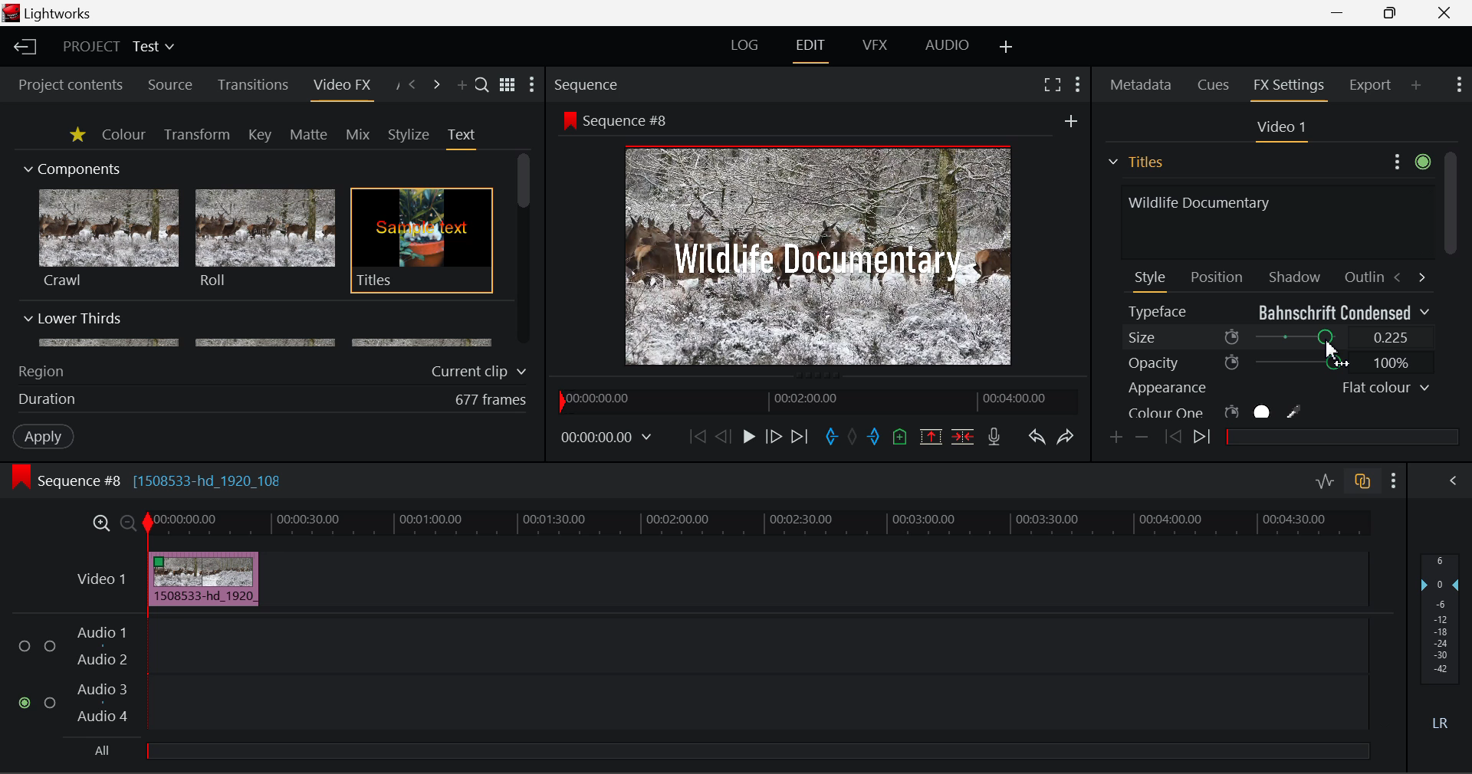 This screenshot has width=1472, height=774. I want to click on Toggle auto track sync, so click(1365, 481).